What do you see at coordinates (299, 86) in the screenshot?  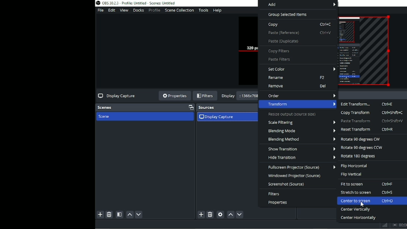 I see `Remove` at bounding box center [299, 86].